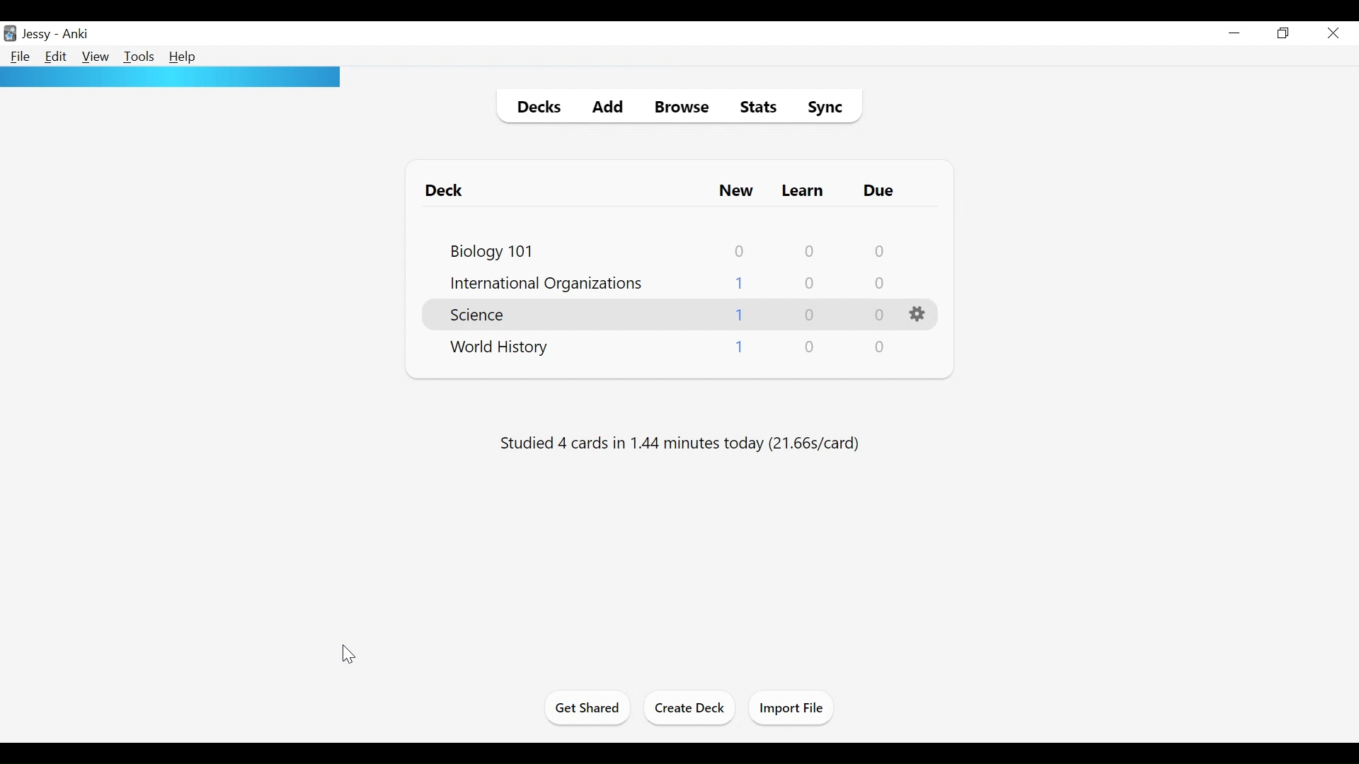 The width and height of the screenshot is (1359, 764). I want to click on Deck Name, so click(549, 285).